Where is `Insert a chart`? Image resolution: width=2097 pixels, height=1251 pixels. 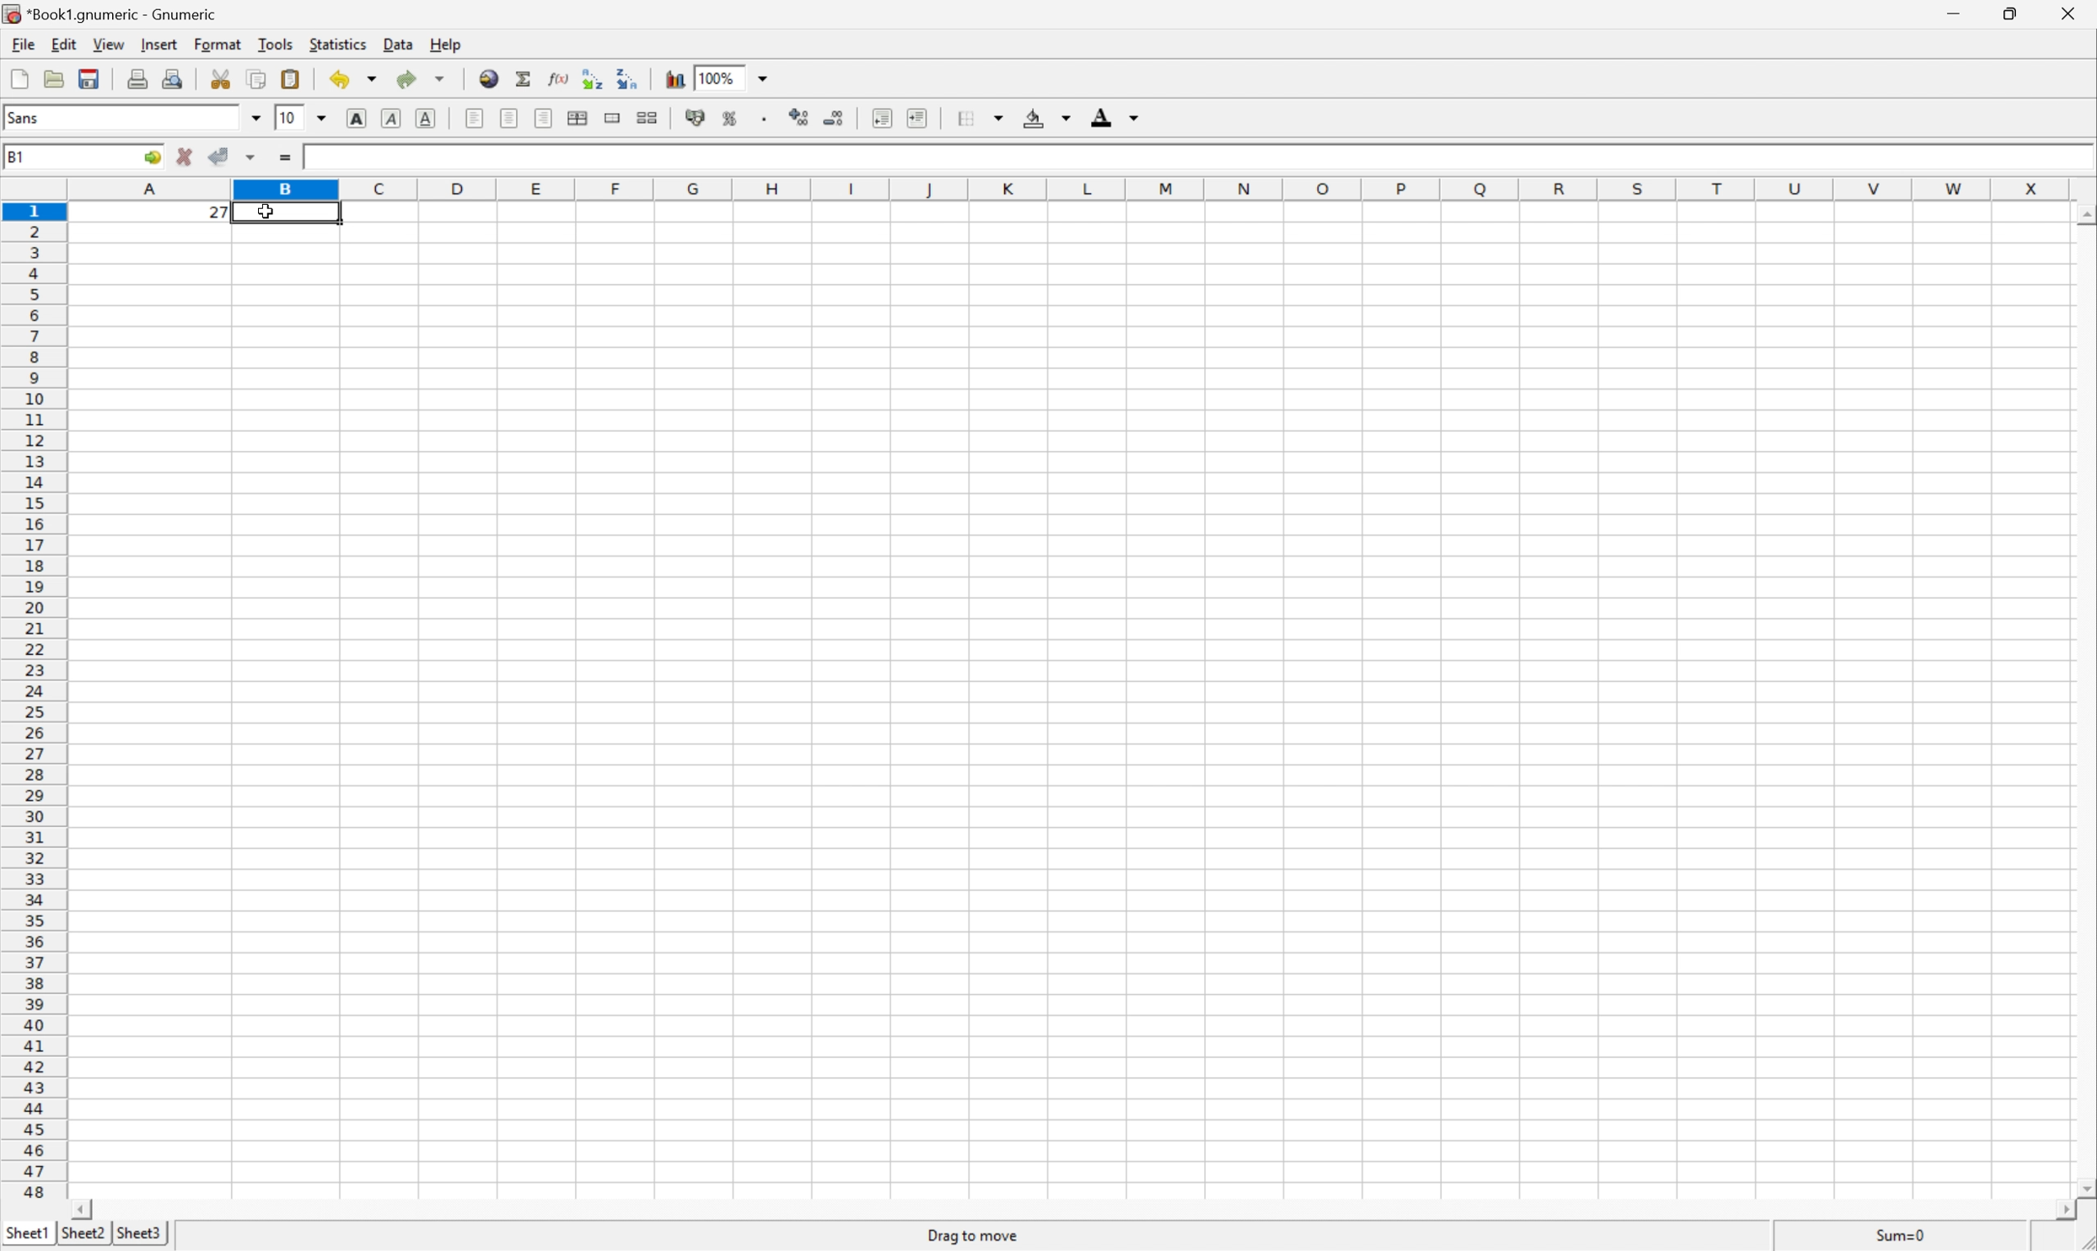 Insert a chart is located at coordinates (674, 78).